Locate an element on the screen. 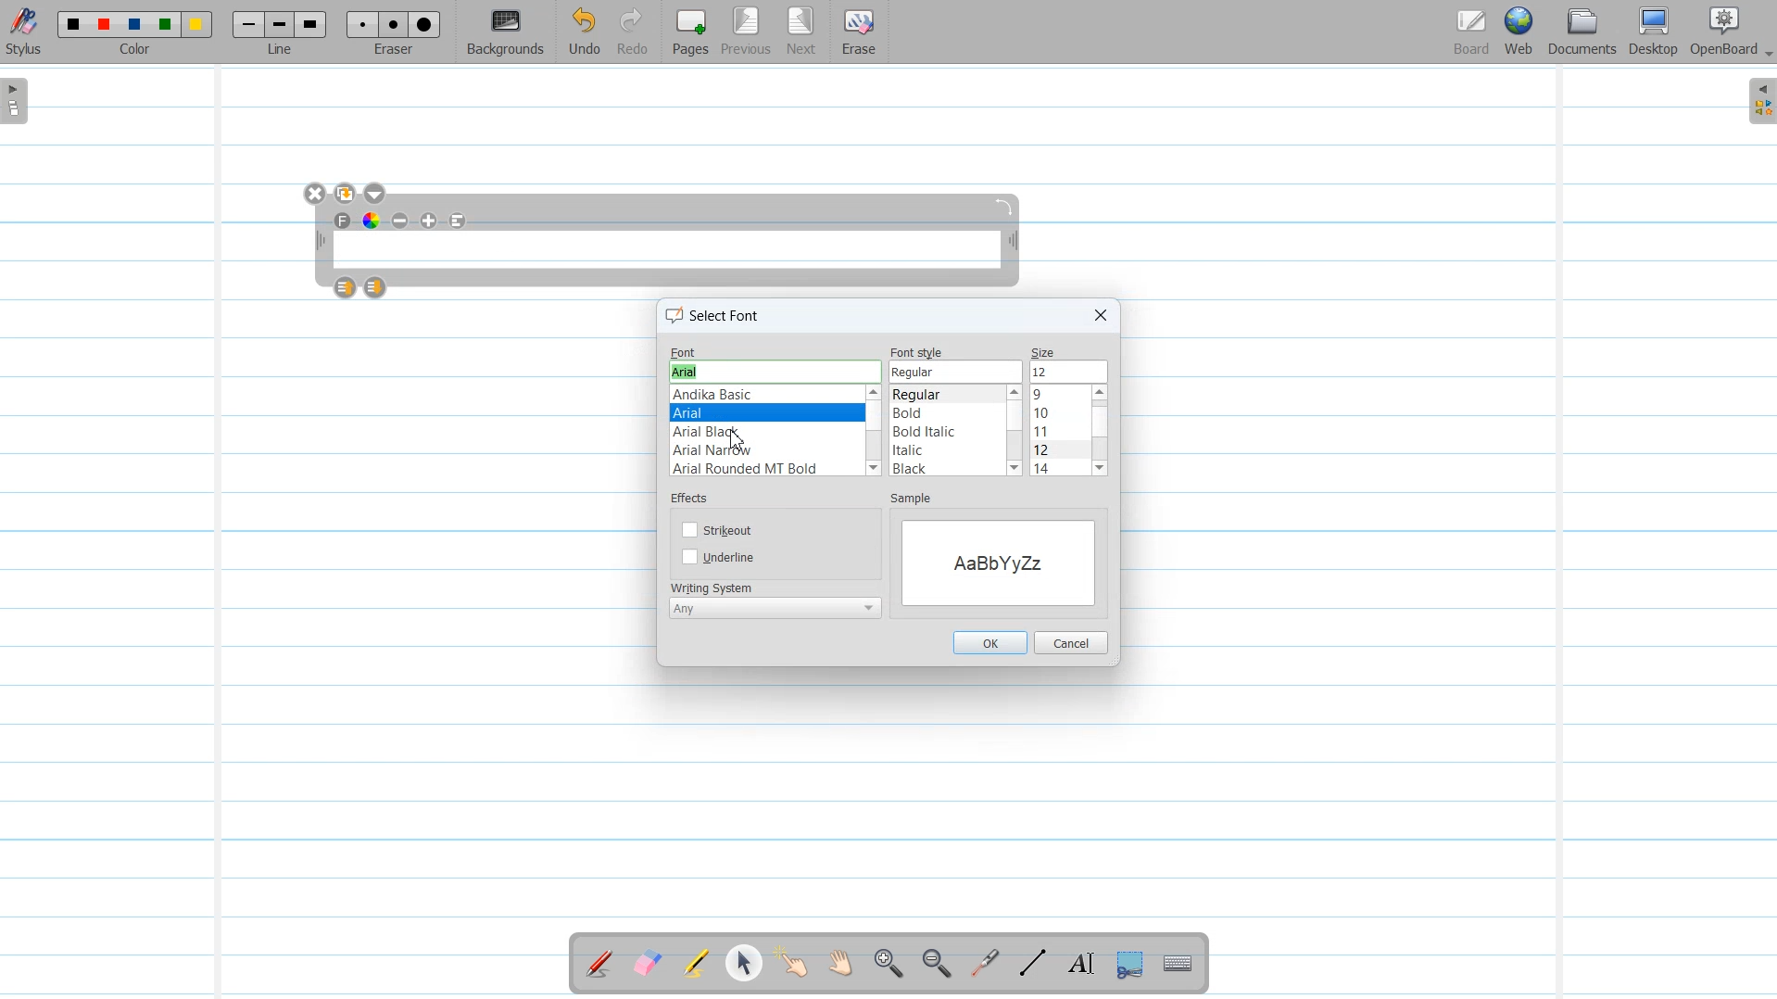  Strikeout is located at coordinates (720, 528).